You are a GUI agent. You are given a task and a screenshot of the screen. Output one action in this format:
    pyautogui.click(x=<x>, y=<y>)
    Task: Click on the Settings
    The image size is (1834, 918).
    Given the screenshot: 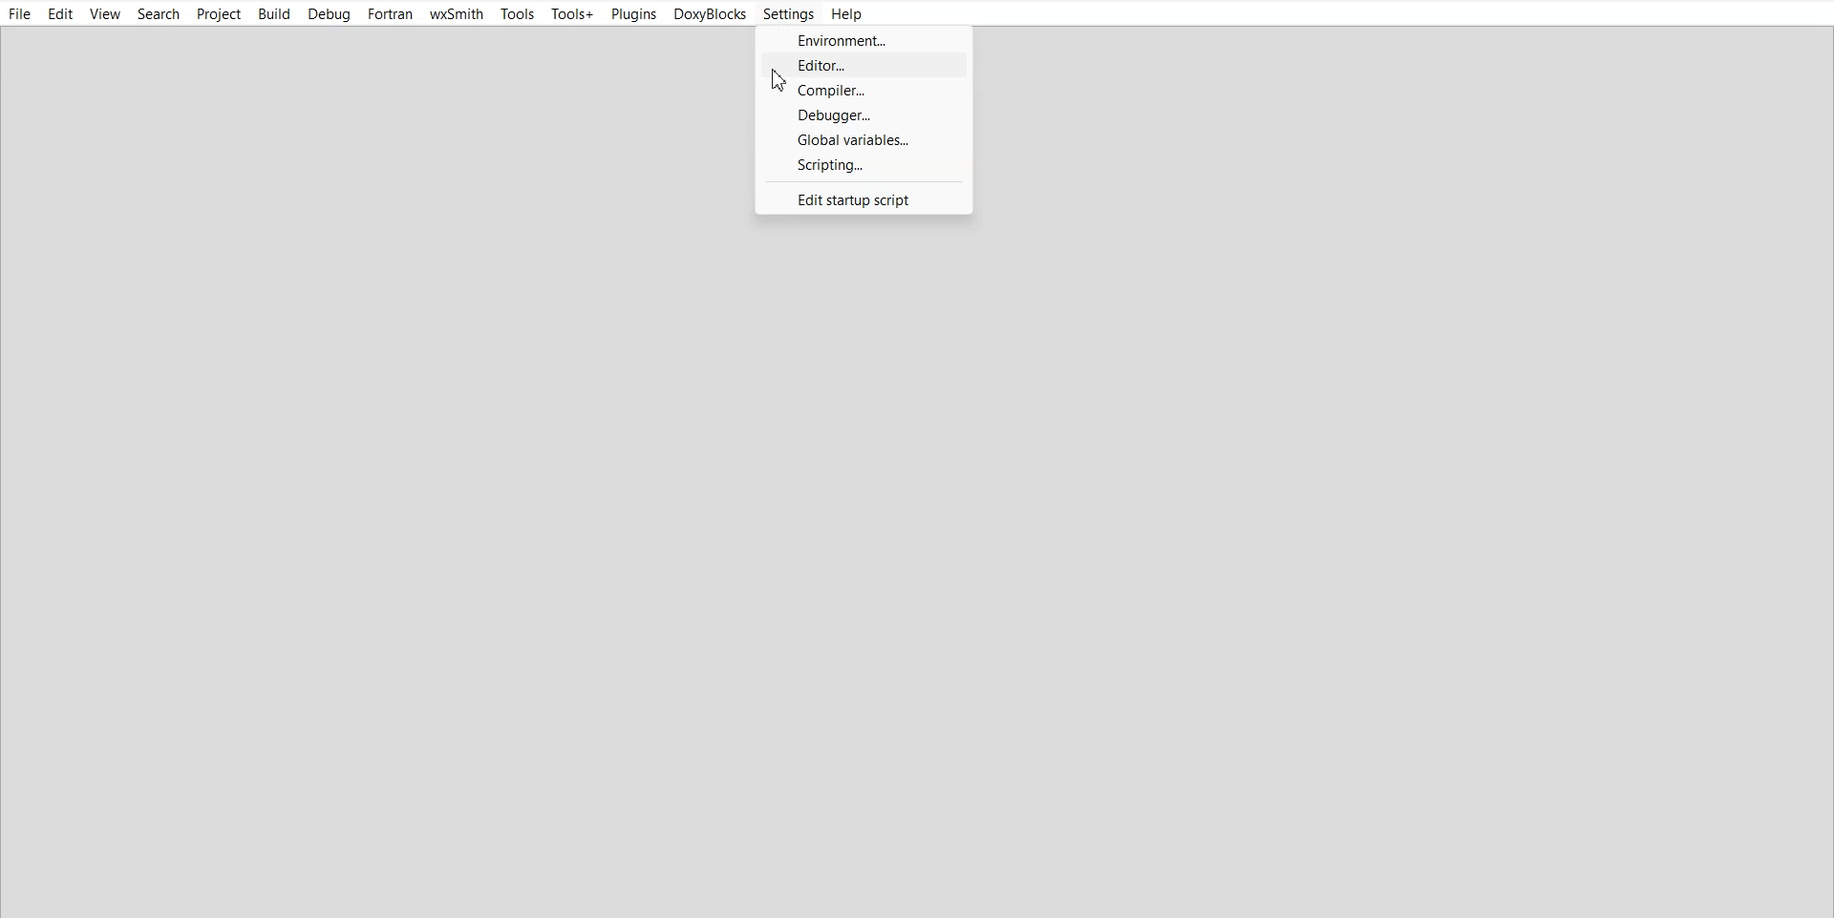 What is the action you would take?
    pyautogui.click(x=790, y=14)
    